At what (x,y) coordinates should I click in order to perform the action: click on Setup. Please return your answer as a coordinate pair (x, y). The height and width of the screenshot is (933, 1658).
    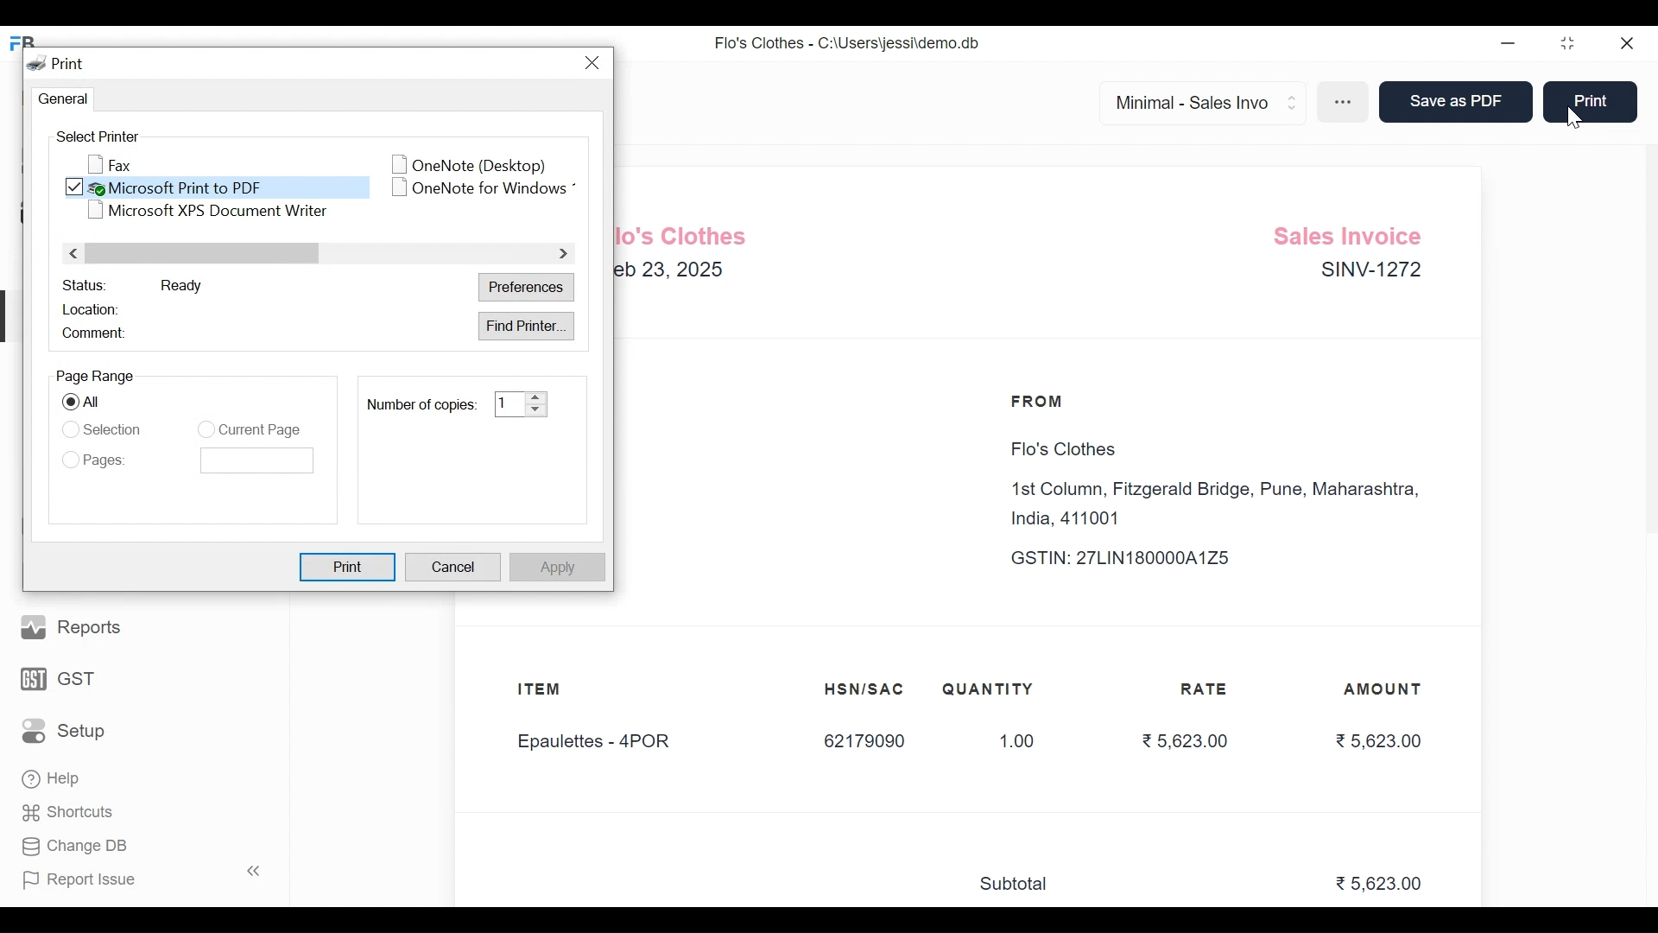
    Looking at the image, I should click on (64, 729).